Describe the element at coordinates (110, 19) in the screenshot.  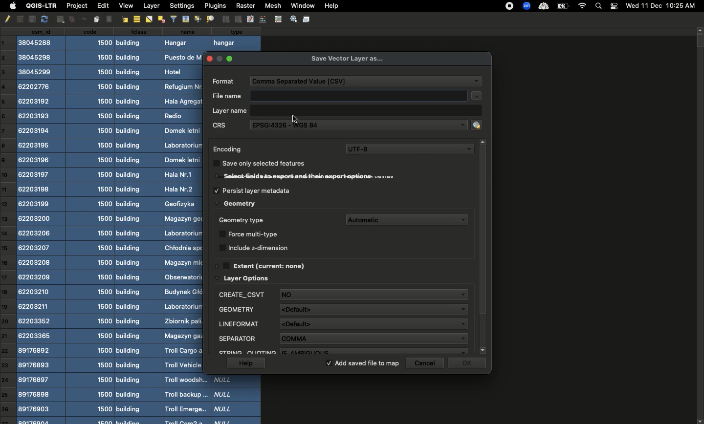
I see `Align Left` at that location.